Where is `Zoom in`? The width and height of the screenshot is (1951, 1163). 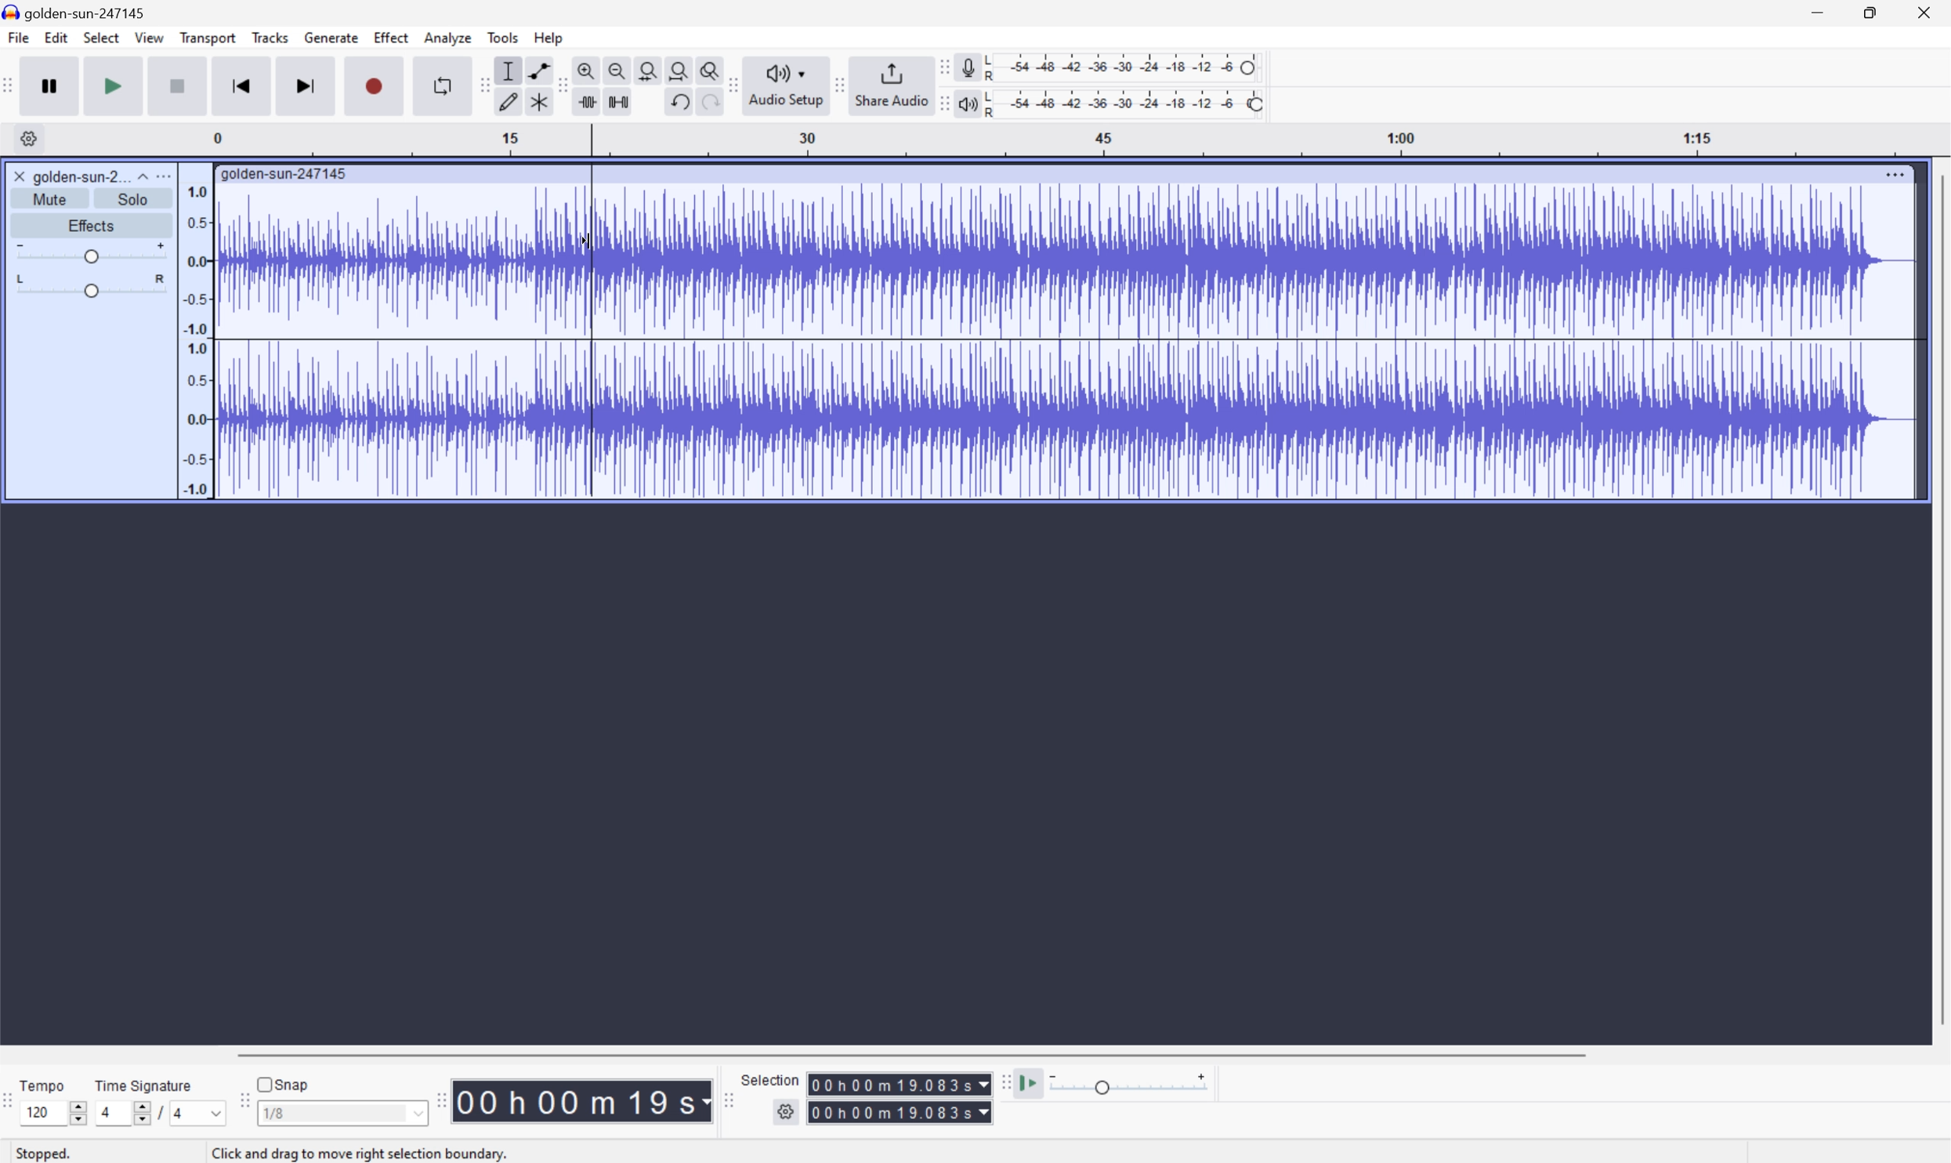
Zoom in is located at coordinates (585, 71).